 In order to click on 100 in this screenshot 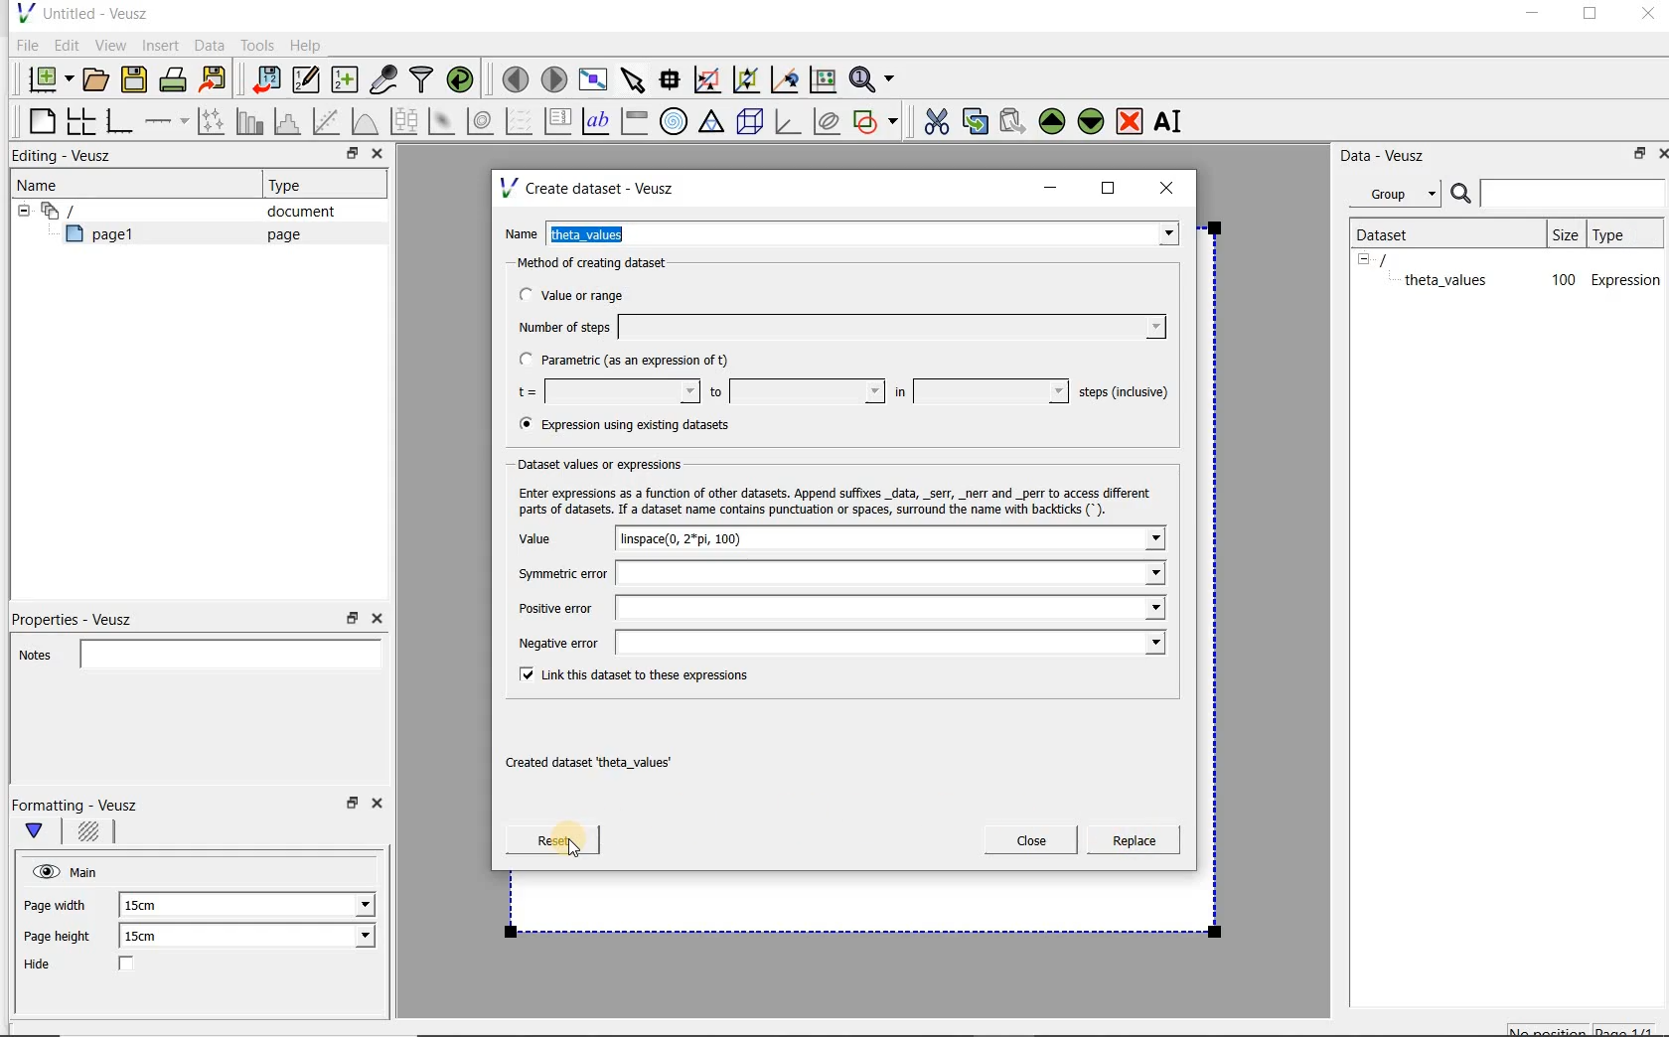, I will do `click(1562, 281)`.